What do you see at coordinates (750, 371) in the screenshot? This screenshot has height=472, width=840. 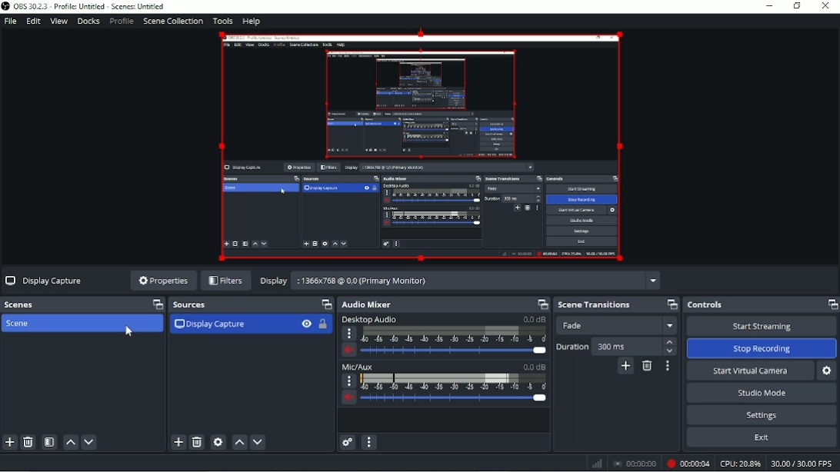 I see `Start virtual camera` at bounding box center [750, 371].